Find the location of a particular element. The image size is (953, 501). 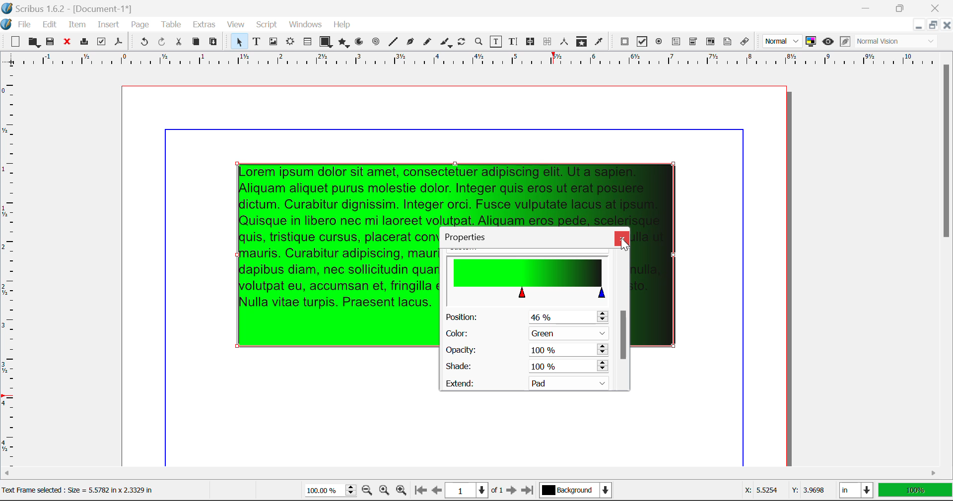

Scroll Bar is located at coordinates (471, 475).